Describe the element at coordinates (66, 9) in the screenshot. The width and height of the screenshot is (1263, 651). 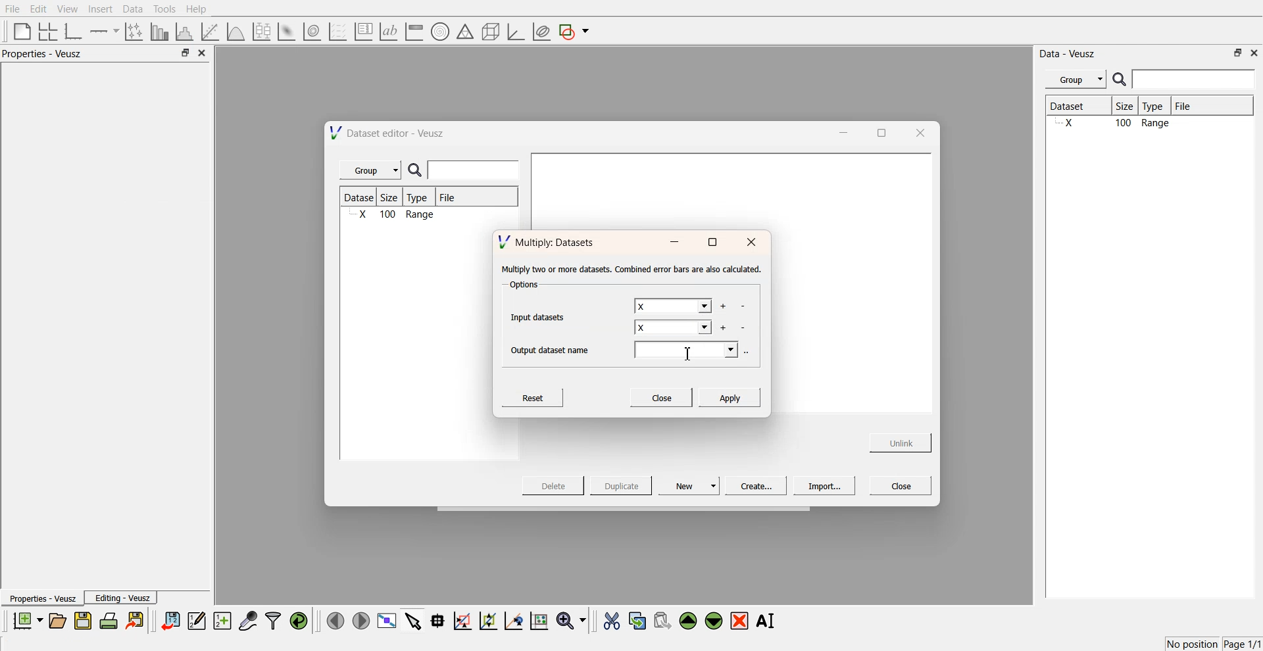
I see `View` at that location.